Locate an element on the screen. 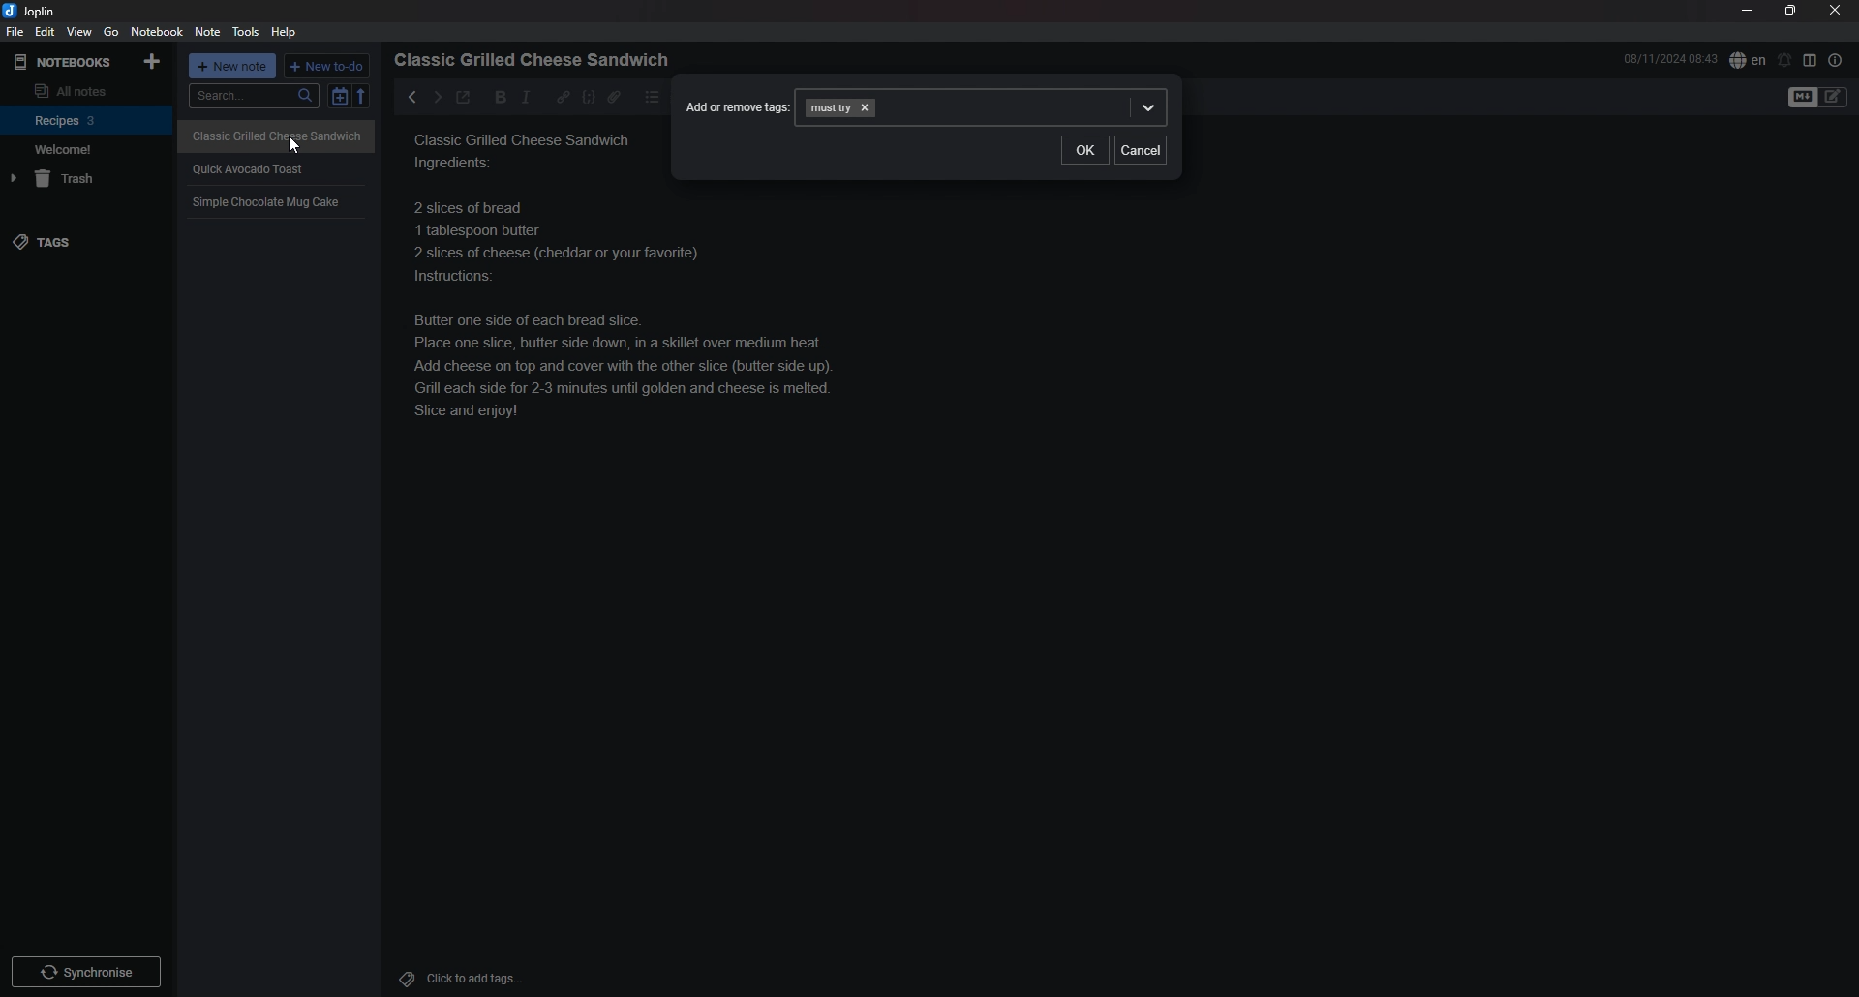 The image size is (1859, 997). go is located at coordinates (112, 31).